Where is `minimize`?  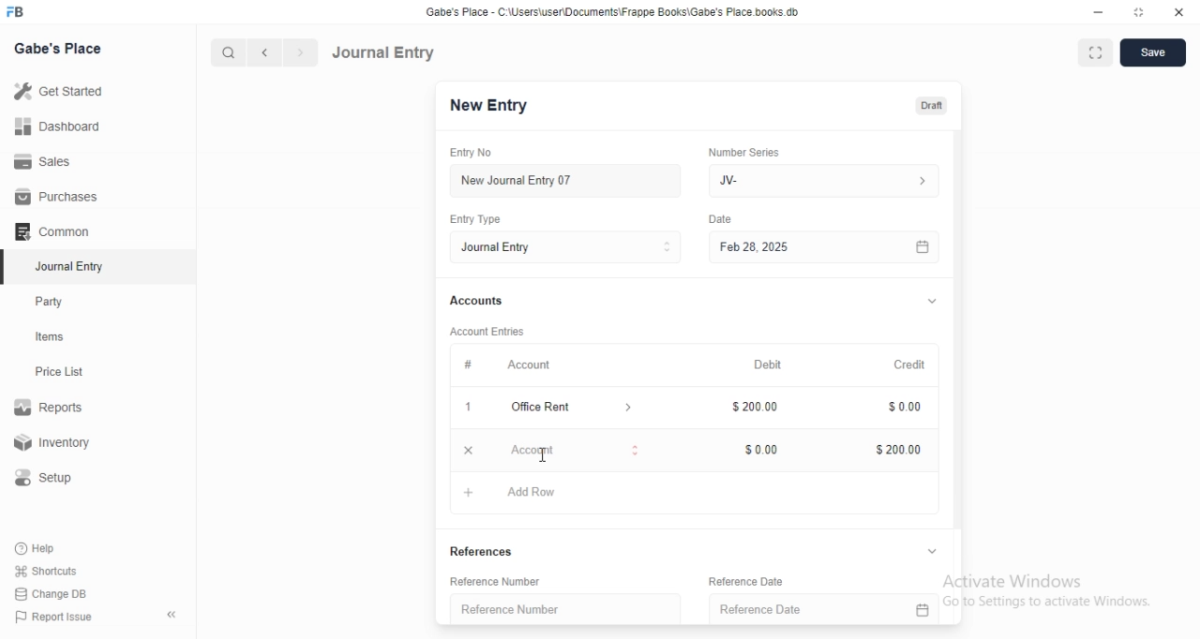
minimize is located at coordinates (1099, 12).